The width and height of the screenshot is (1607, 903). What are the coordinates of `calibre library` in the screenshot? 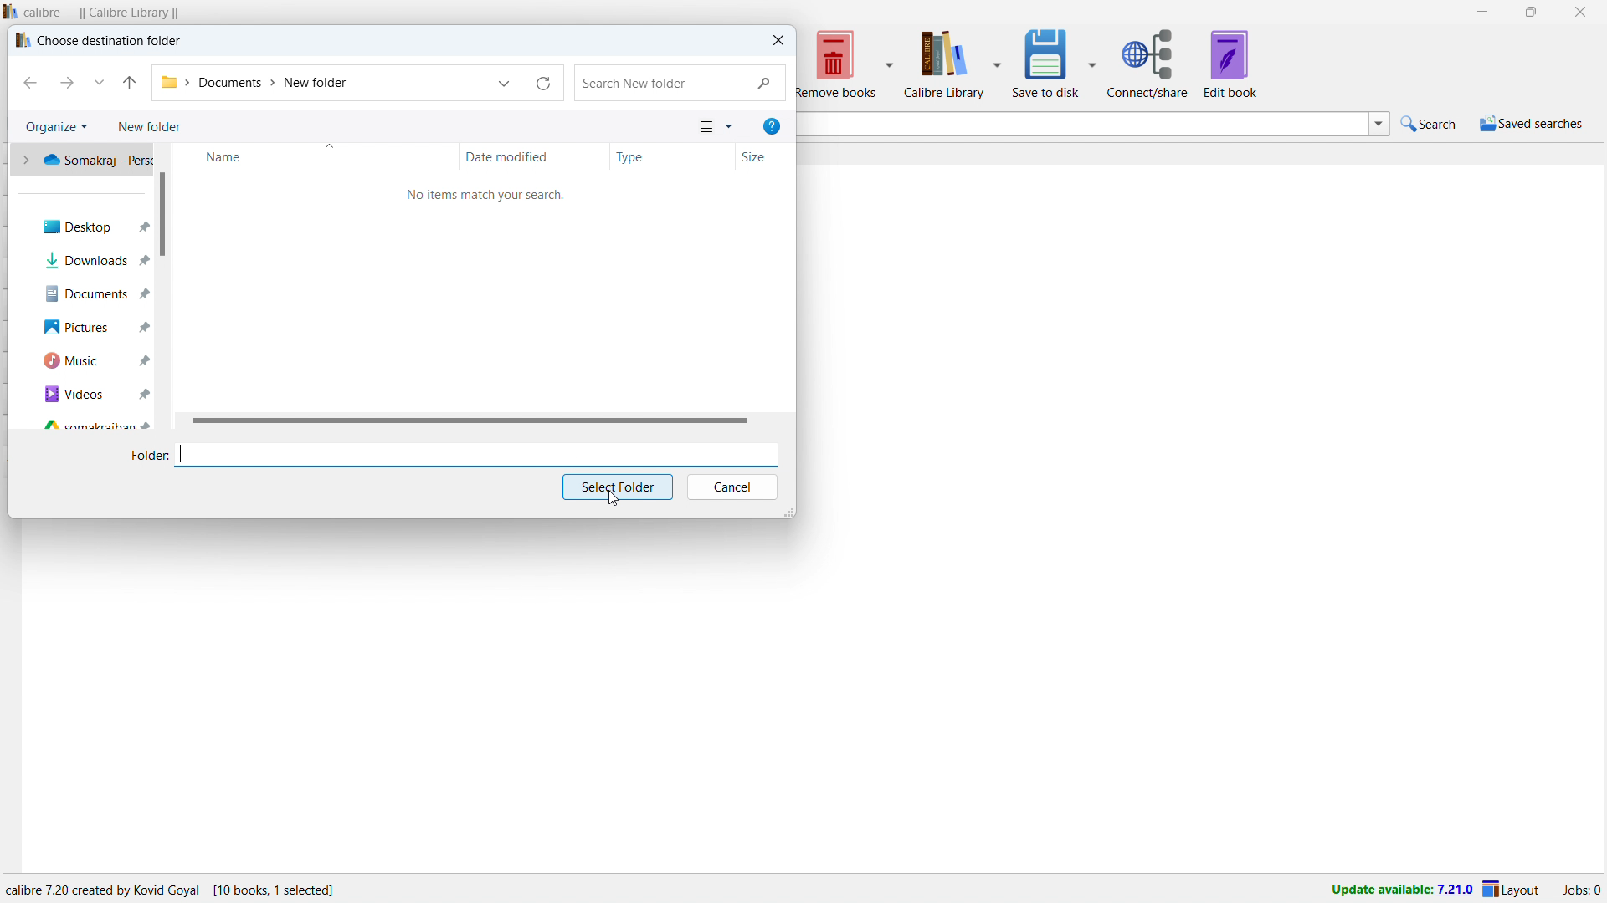 It's located at (944, 64).